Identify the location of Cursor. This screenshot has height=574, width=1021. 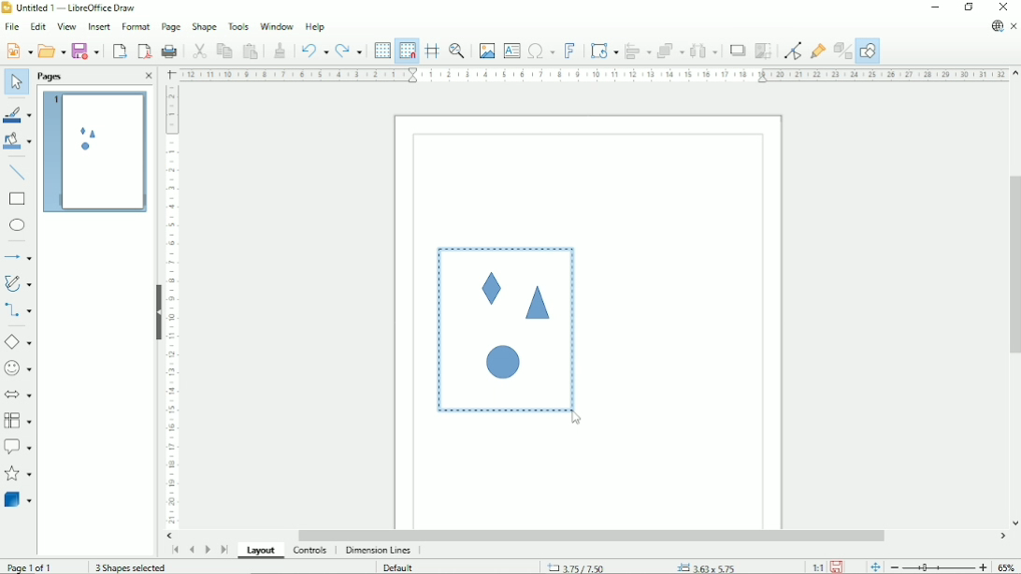
(576, 421).